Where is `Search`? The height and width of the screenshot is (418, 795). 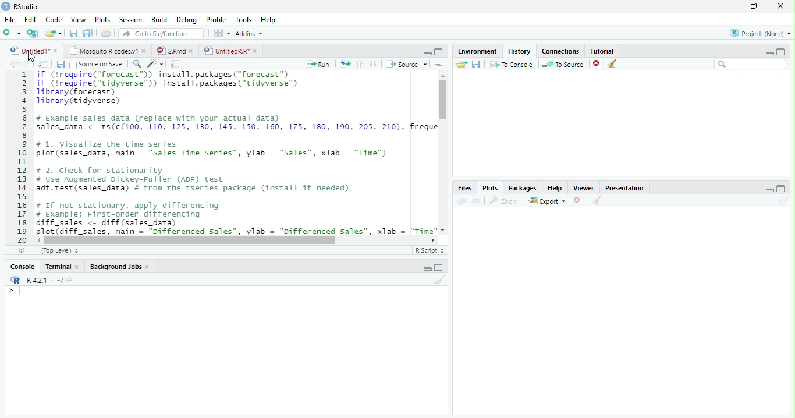
Search is located at coordinates (750, 65).